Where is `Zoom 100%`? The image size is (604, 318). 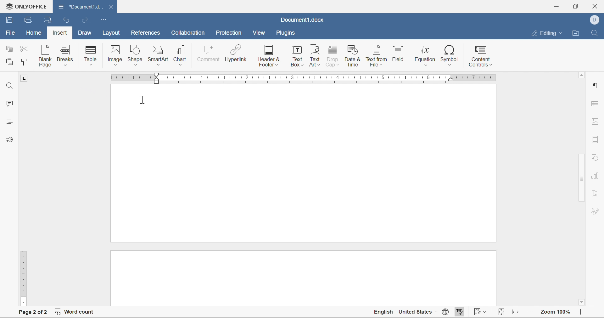
Zoom 100% is located at coordinates (556, 313).